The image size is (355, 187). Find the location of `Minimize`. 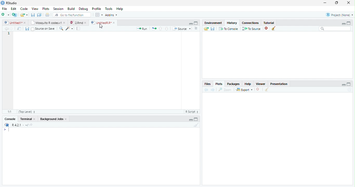

Minimize is located at coordinates (190, 120).